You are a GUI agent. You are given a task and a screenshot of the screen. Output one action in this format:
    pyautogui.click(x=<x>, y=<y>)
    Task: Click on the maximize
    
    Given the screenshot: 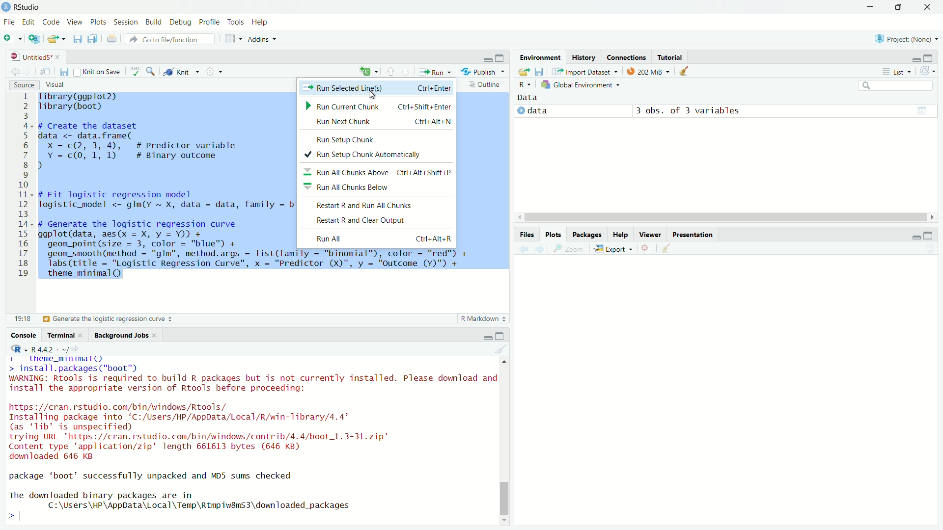 What is the action you would take?
    pyautogui.click(x=500, y=57)
    